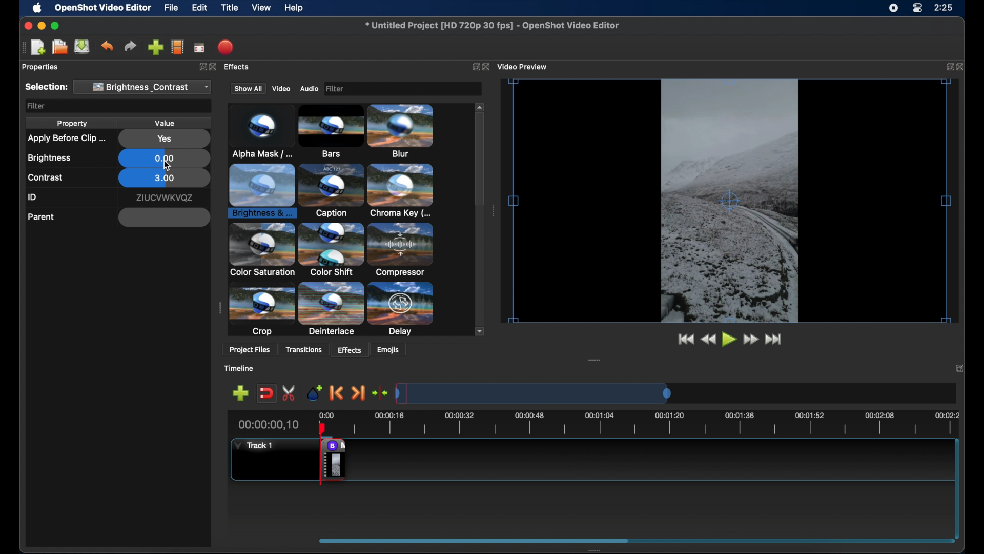 The image size is (984, 554). What do you see at coordinates (592, 361) in the screenshot?
I see `drag handle` at bounding box center [592, 361].